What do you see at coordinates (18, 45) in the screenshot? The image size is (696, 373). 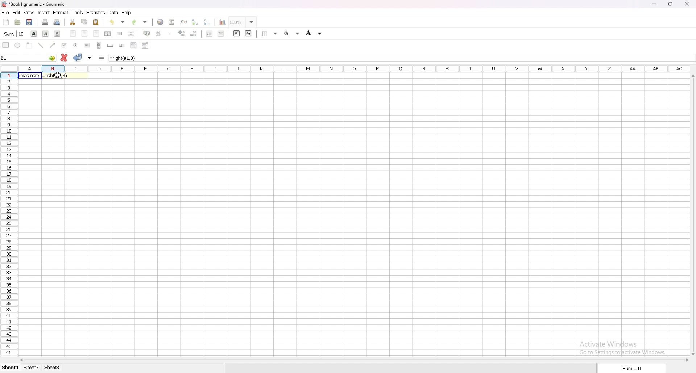 I see `ellipse` at bounding box center [18, 45].